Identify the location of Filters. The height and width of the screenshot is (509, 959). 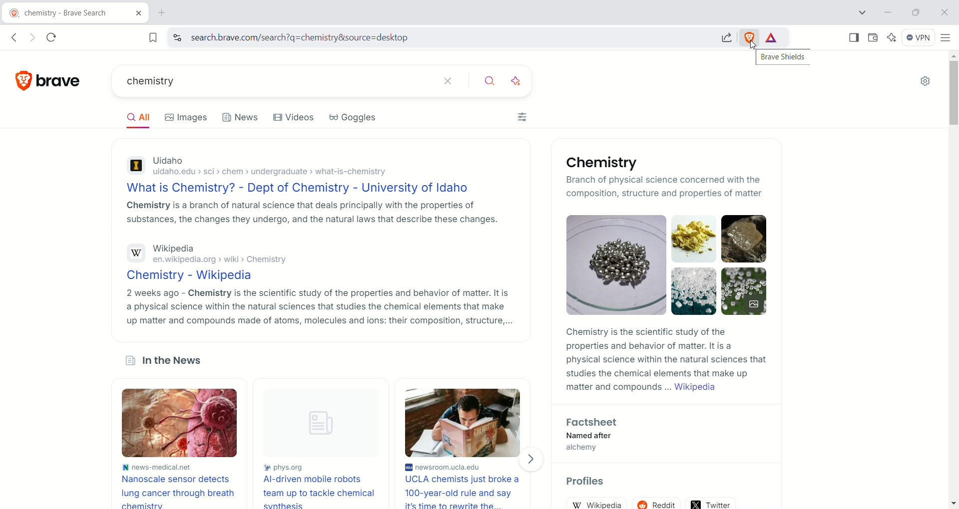
(525, 115).